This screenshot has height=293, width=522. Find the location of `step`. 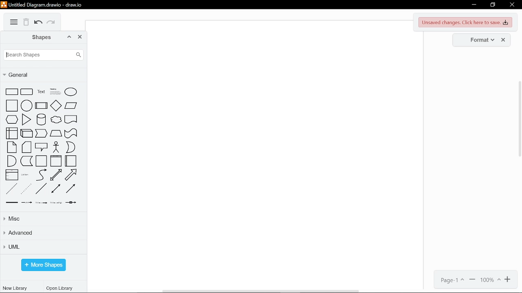

step is located at coordinates (42, 134).